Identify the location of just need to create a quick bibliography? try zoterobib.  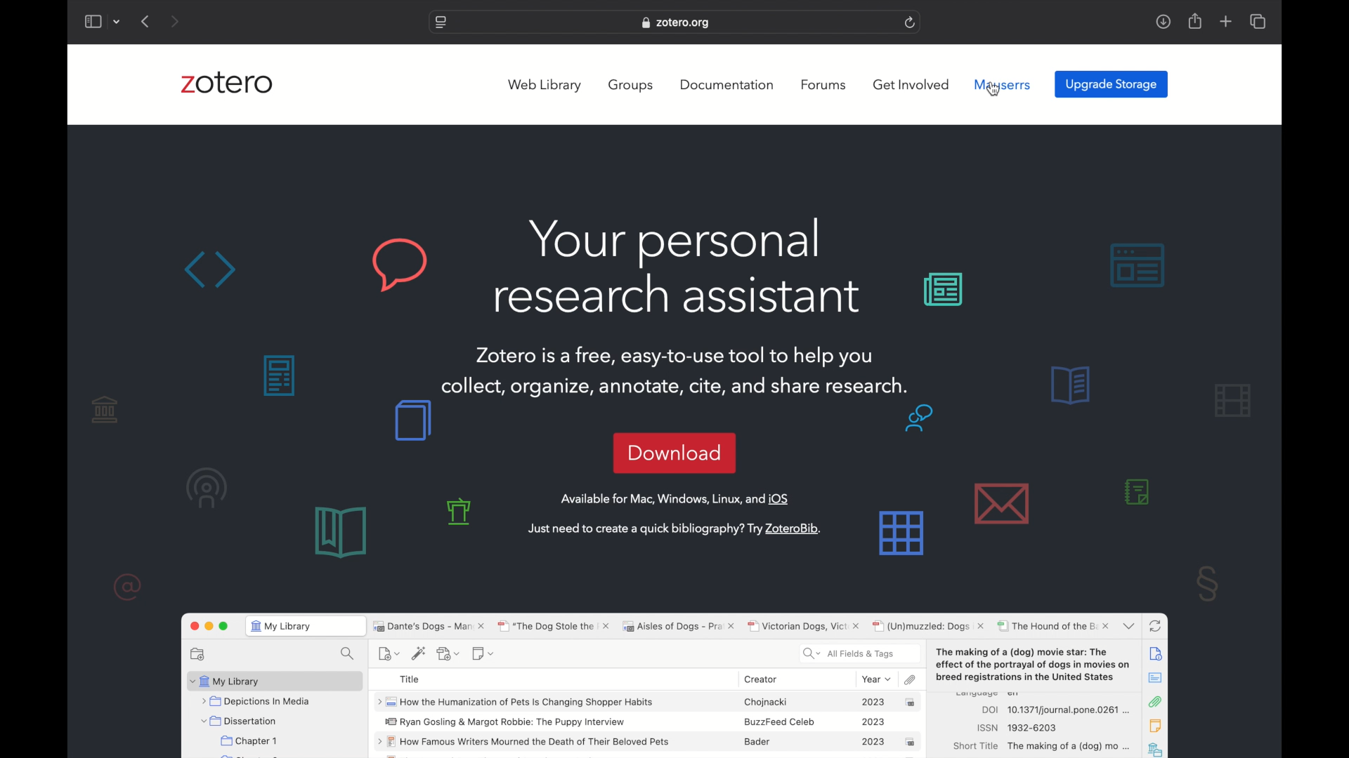
(674, 530).